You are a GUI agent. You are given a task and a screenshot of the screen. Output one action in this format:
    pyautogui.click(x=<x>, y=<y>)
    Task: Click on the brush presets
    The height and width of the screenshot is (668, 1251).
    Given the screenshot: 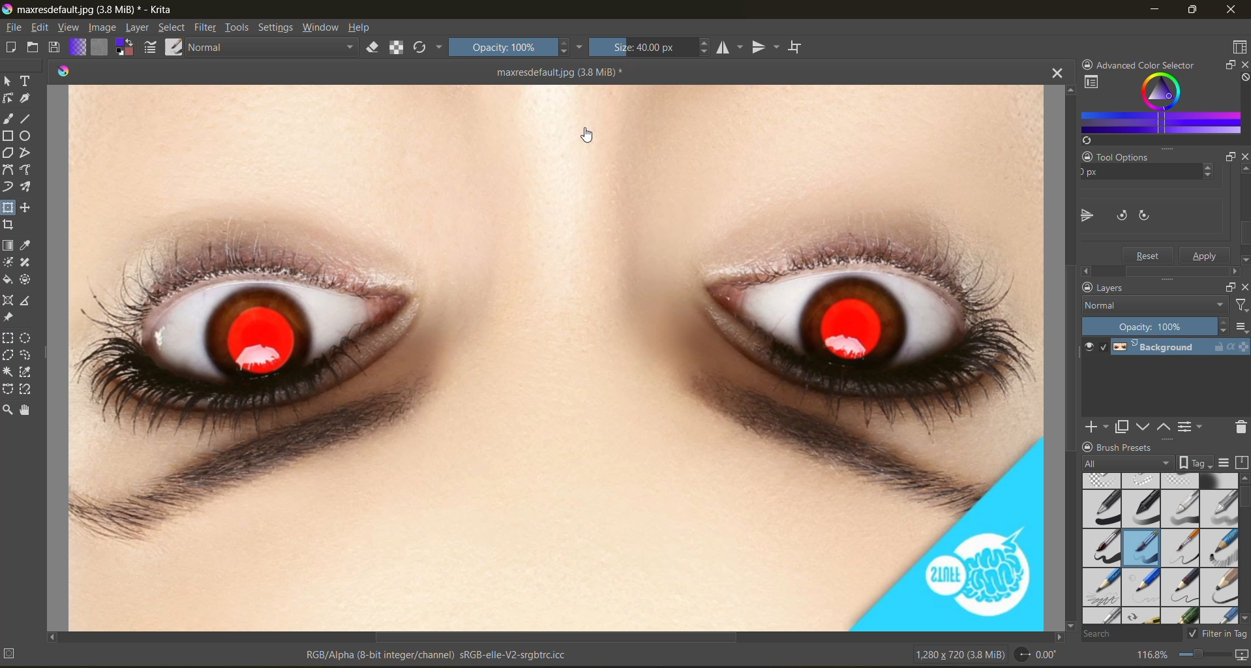 What is the action you would take?
    pyautogui.click(x=1160, y=549)
    